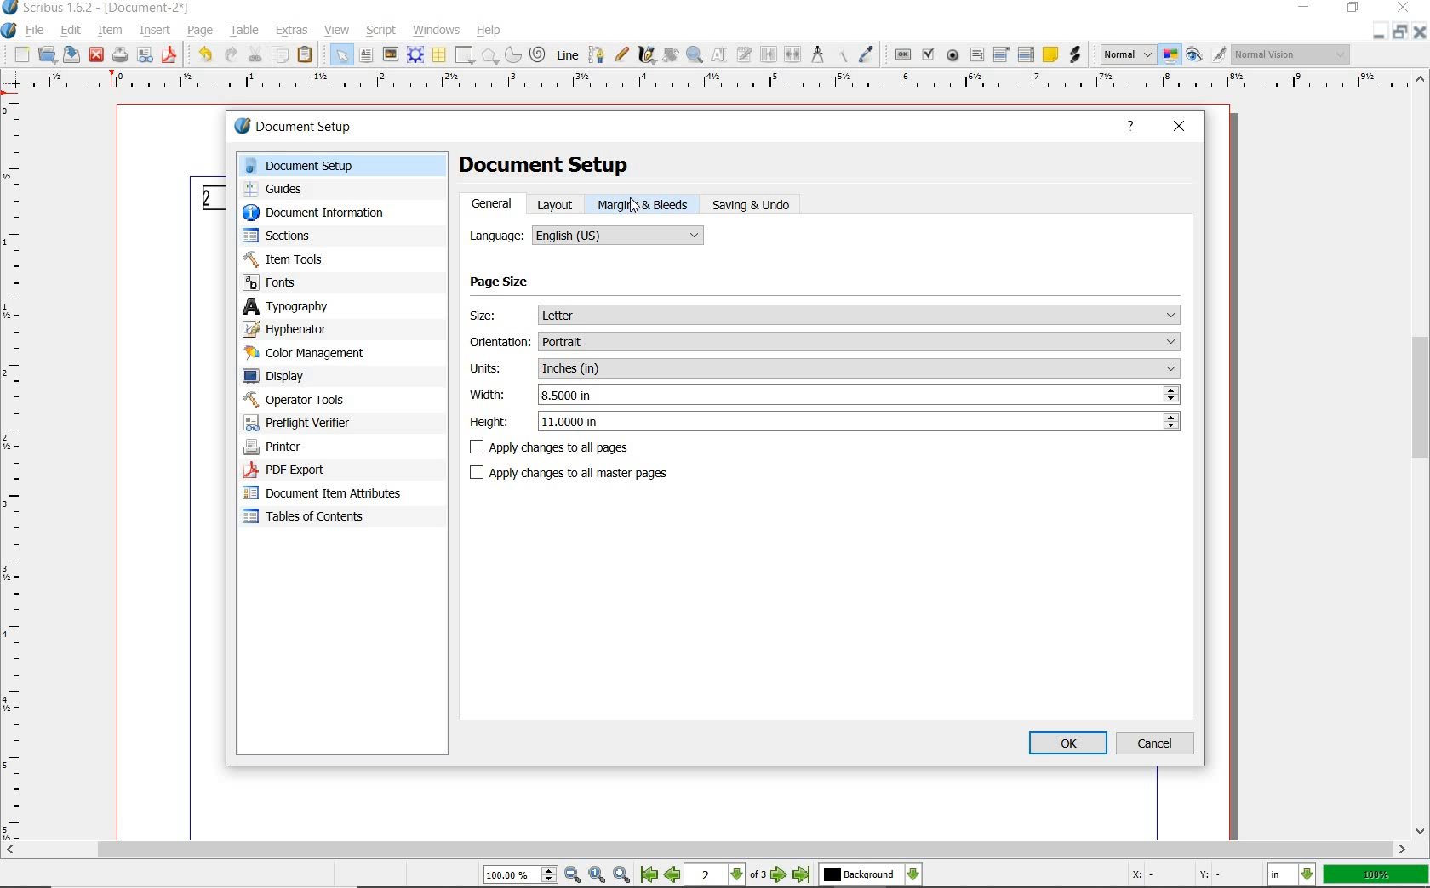  What do you see at coordinates (255, 54) in the screenshot?
I see `cut` at bounding box center [255, 54].